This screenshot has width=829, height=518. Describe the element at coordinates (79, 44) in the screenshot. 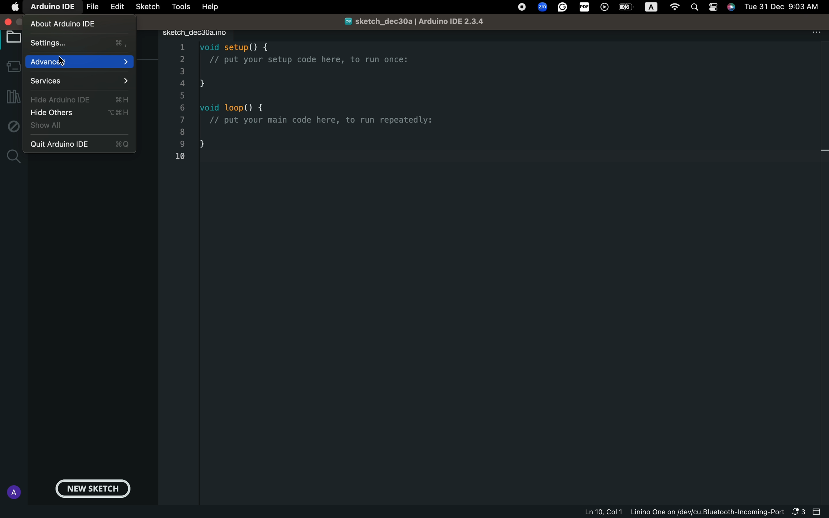

I see `Settings` at that location.